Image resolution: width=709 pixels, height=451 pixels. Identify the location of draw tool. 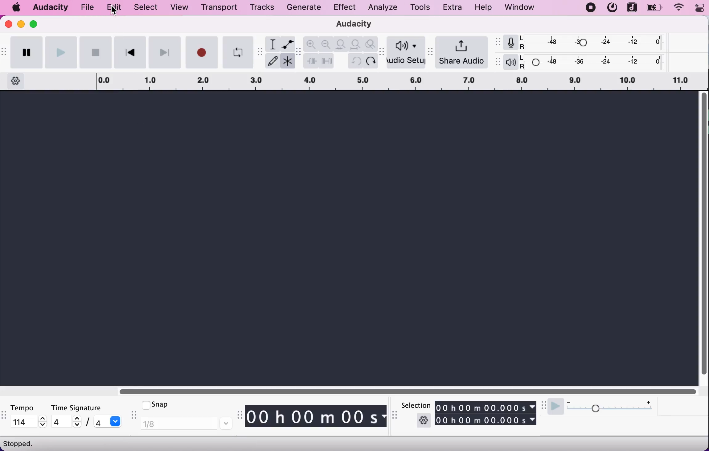
(272, 61).